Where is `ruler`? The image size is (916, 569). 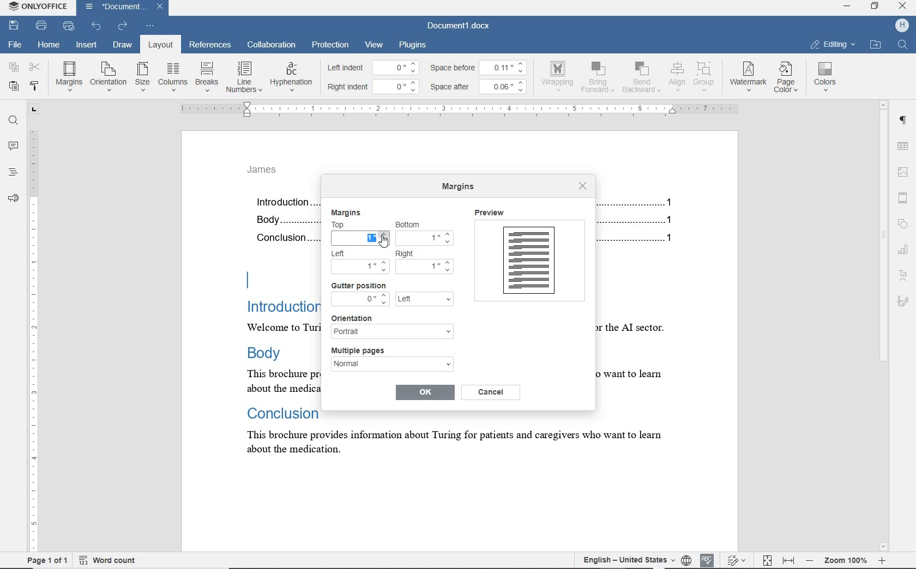 ruler is located at coordinates (462, 109).